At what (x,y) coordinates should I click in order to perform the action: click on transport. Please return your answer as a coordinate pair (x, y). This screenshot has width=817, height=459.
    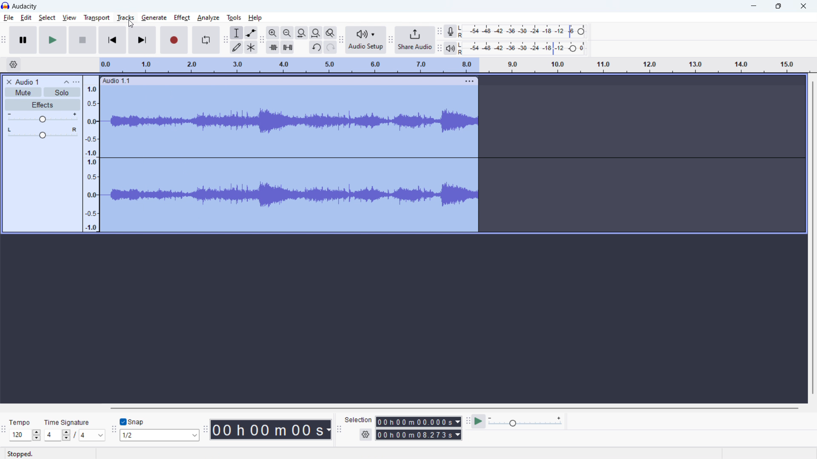
    Looking at the image, I should click on (97, 17).